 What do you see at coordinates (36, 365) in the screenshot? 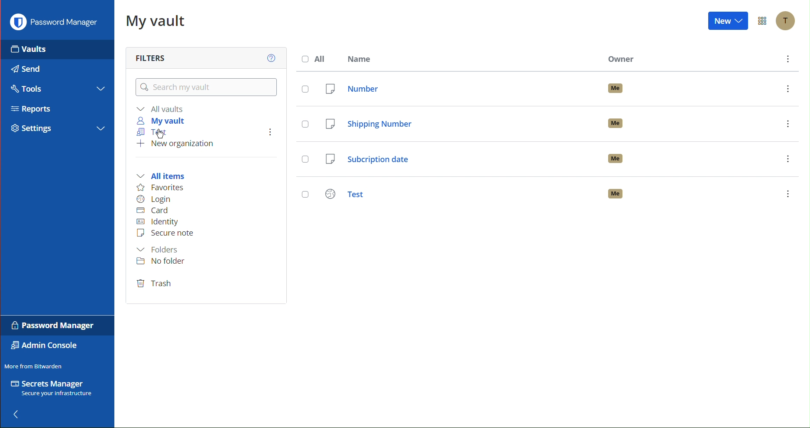
I see `More from Bitwarden` at bounding box center [36, 365].